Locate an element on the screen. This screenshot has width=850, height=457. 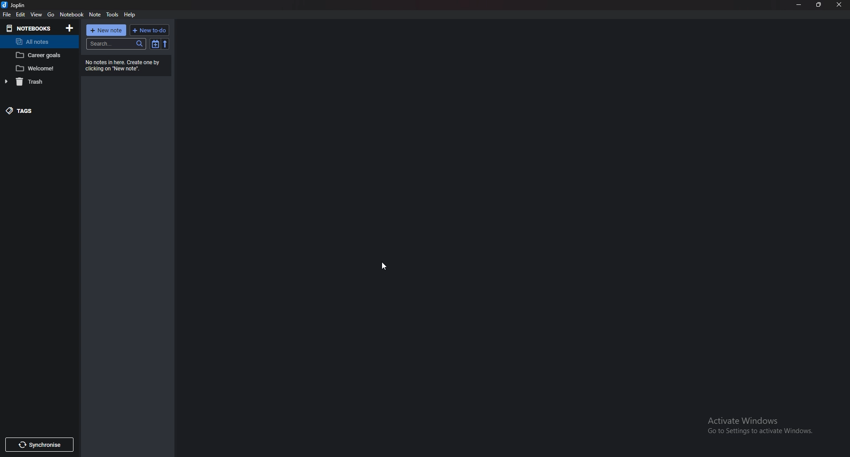
view is located at coordinates (37, 14).